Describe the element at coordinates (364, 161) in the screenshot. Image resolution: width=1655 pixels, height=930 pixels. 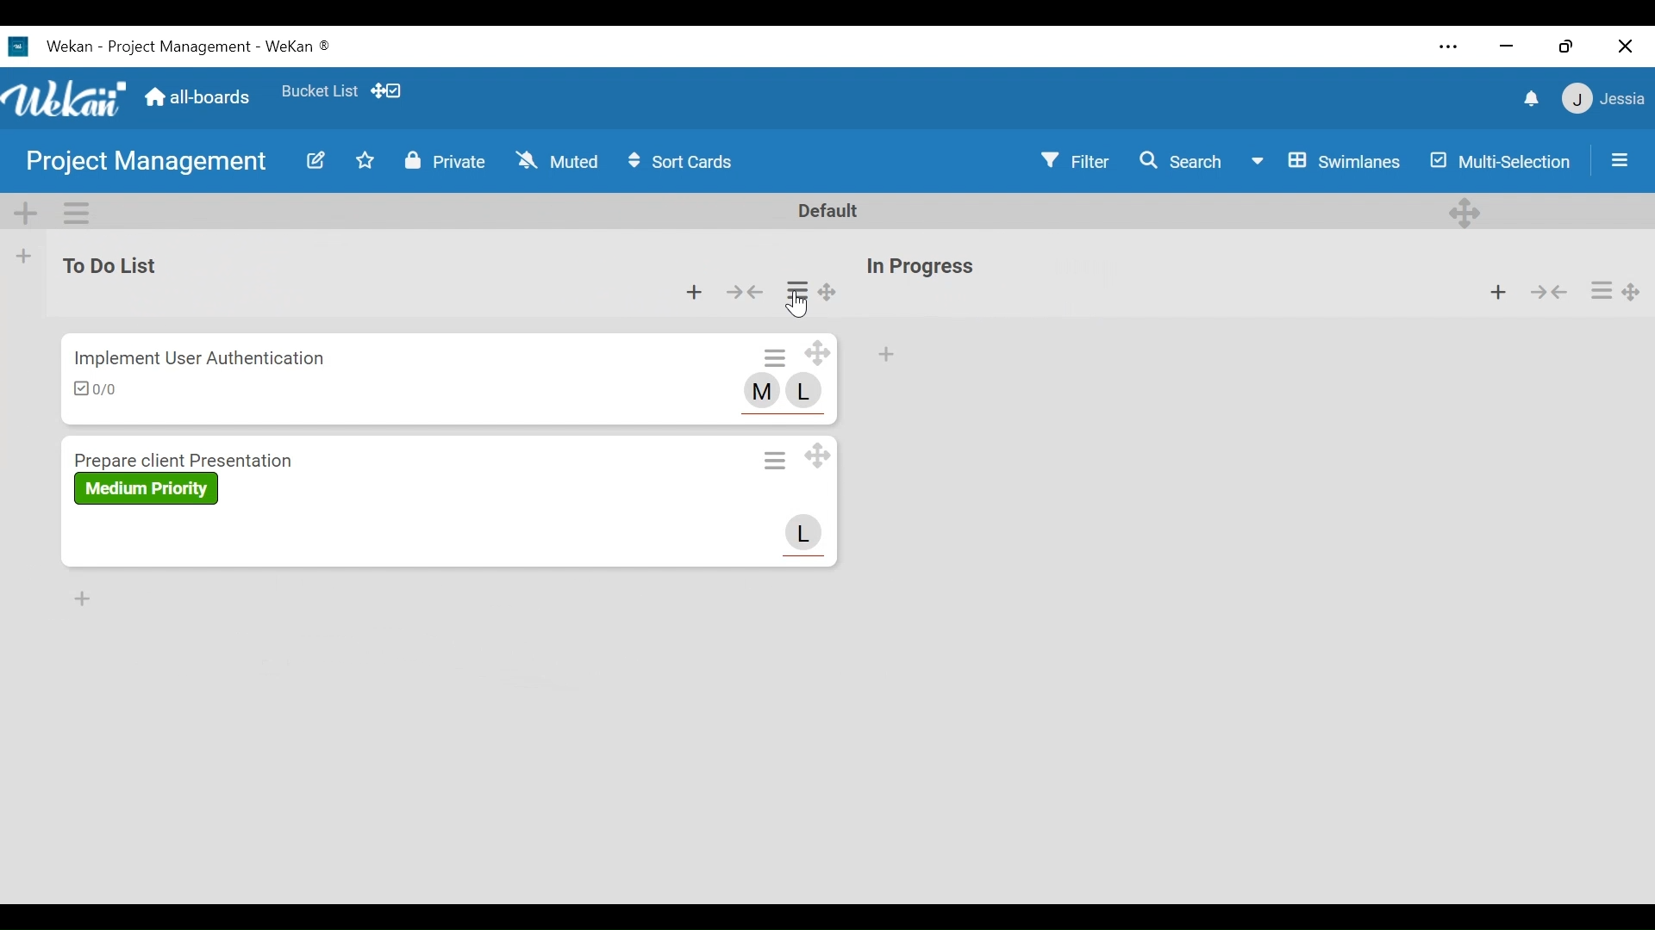
I see `Toggle favorites` at that location.